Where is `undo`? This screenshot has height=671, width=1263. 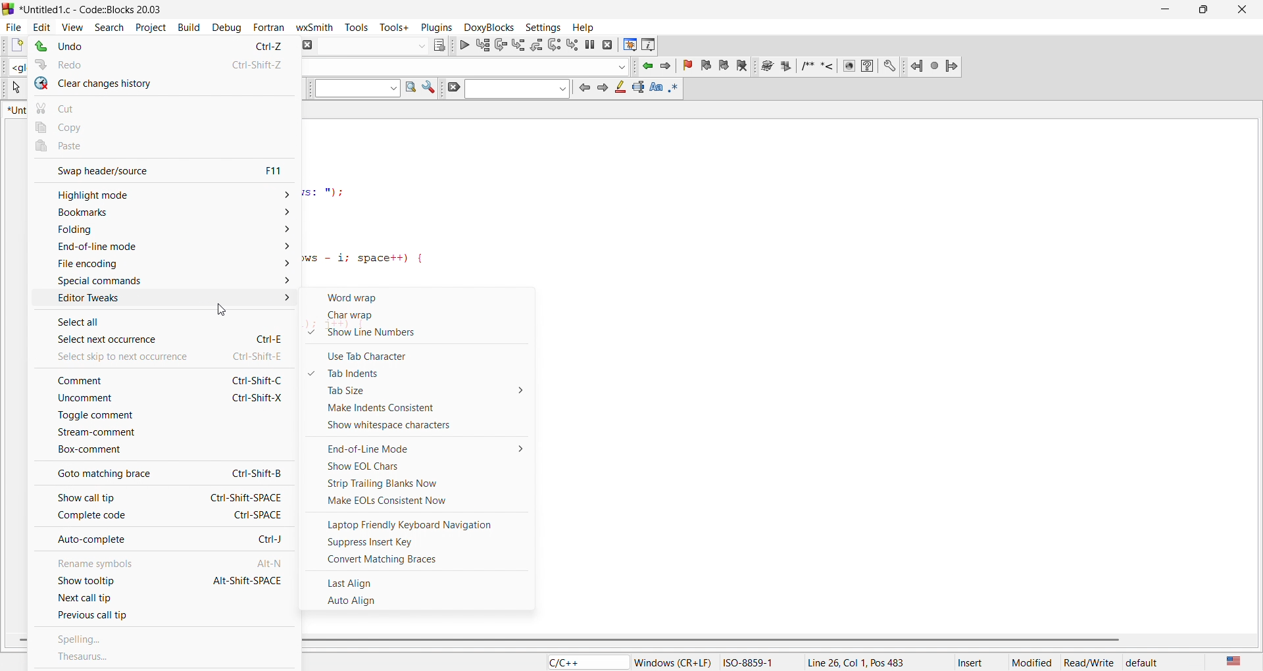 undo is located at coordinates (106, 47).